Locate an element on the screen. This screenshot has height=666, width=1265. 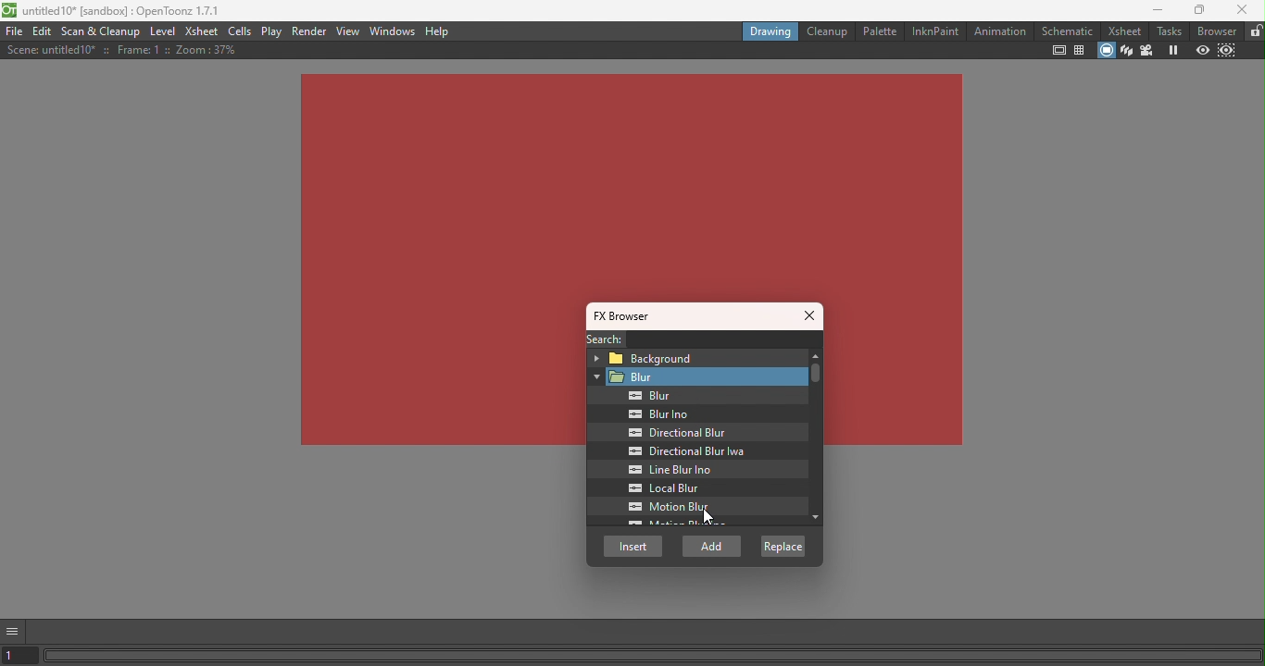
Close is located at coordinates (811, 317).